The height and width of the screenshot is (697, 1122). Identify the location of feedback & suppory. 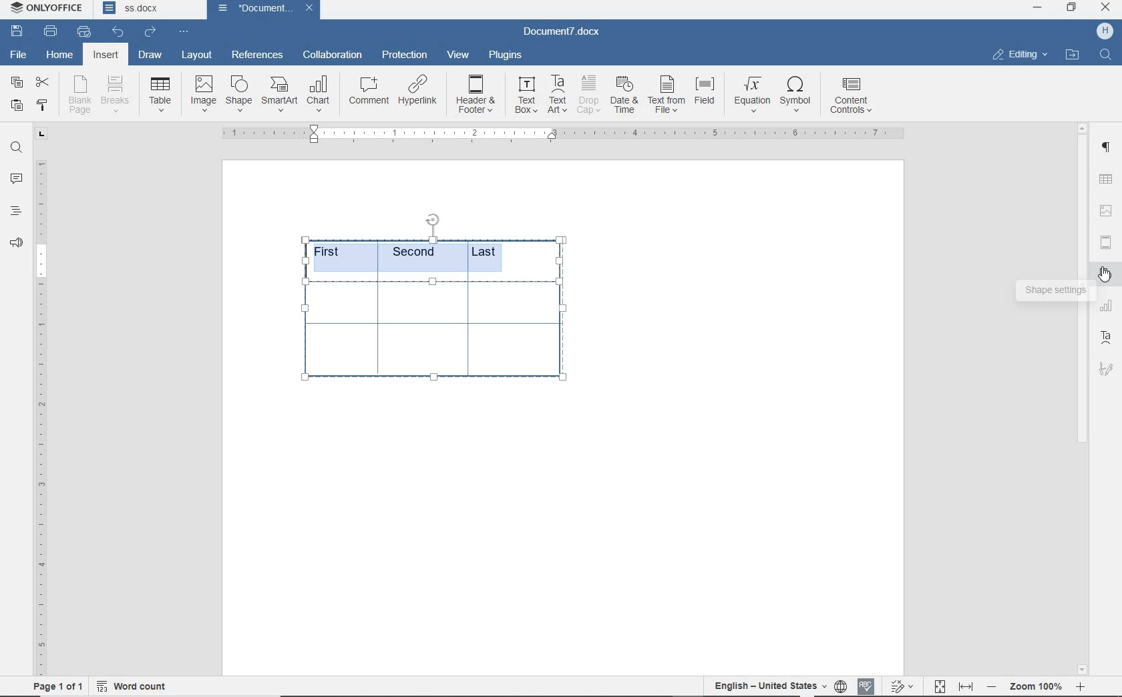
(17, 245).